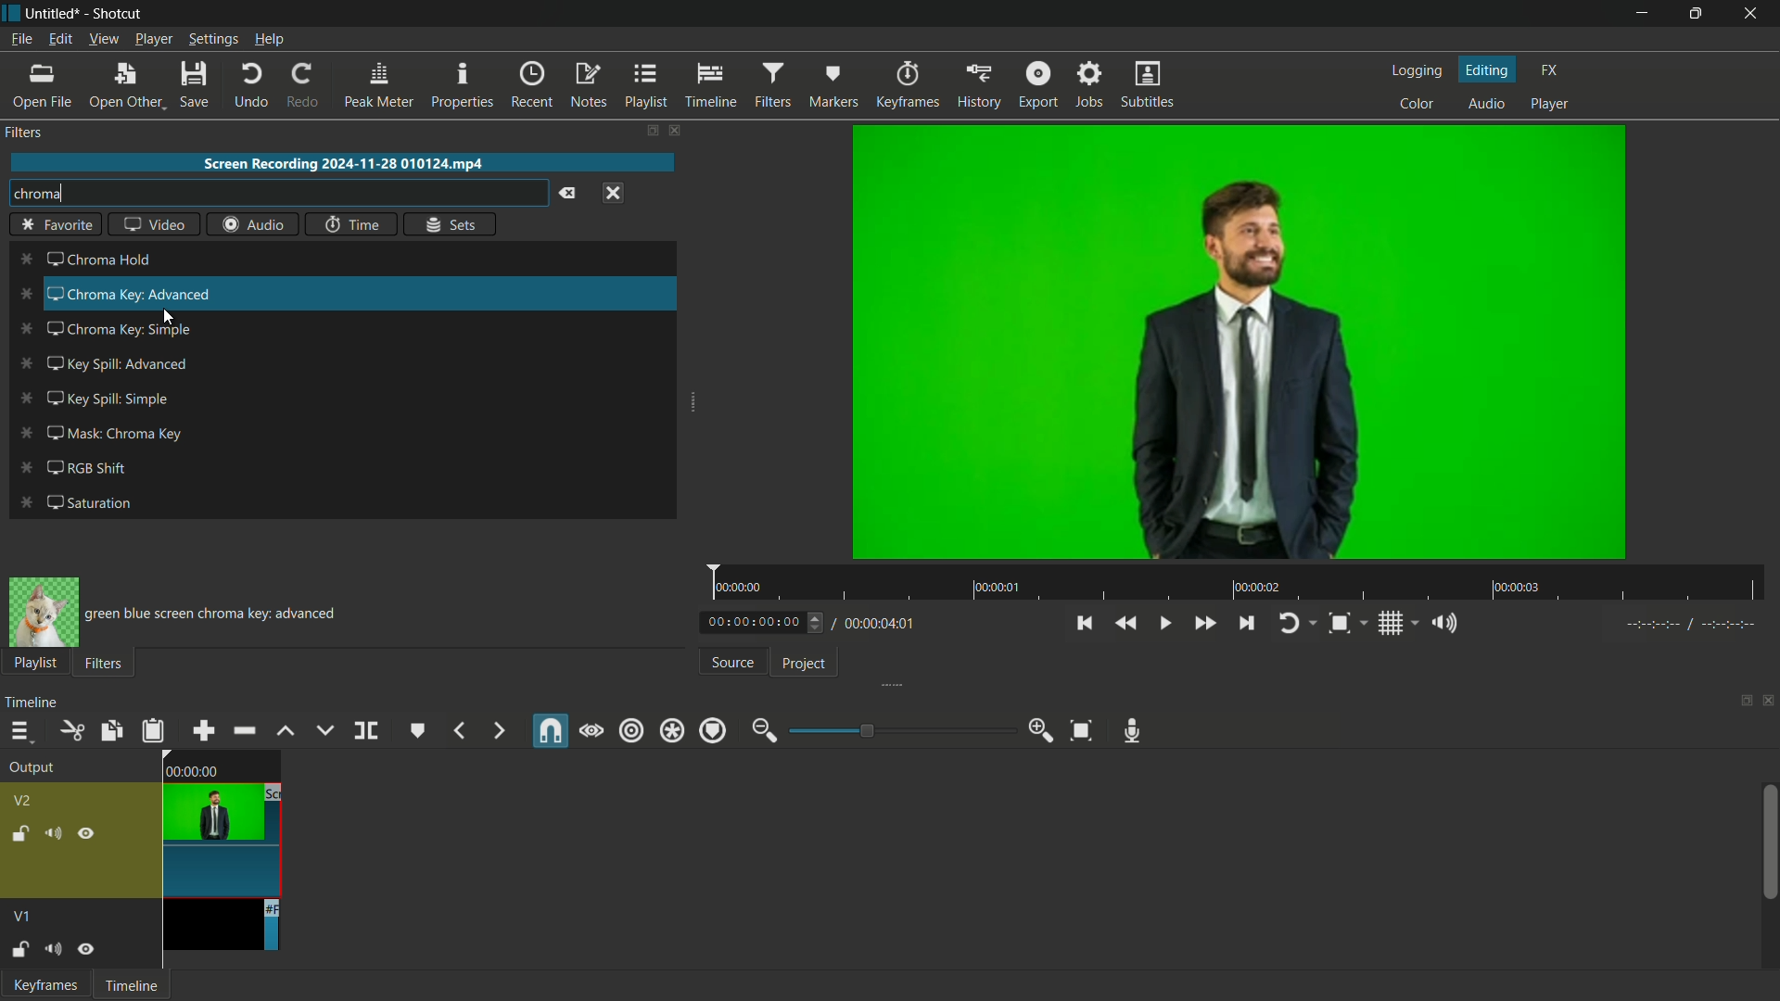 This screenshot has width=1780, height=1001. Describe the element at coordinates (1080, 730) in the screenshot. I see `zoom timeline to fit` at that location.